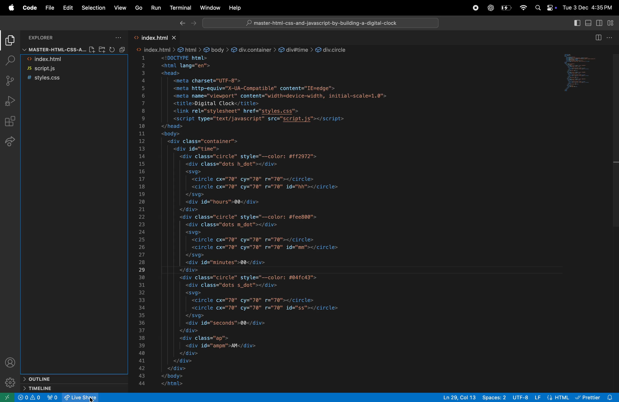 The height and width of the screenshot is (402, 619). What do you see at coordinates (574, 23) in the screenshot?
I see `toggle primary side bar` at bounding box center [574, 23].